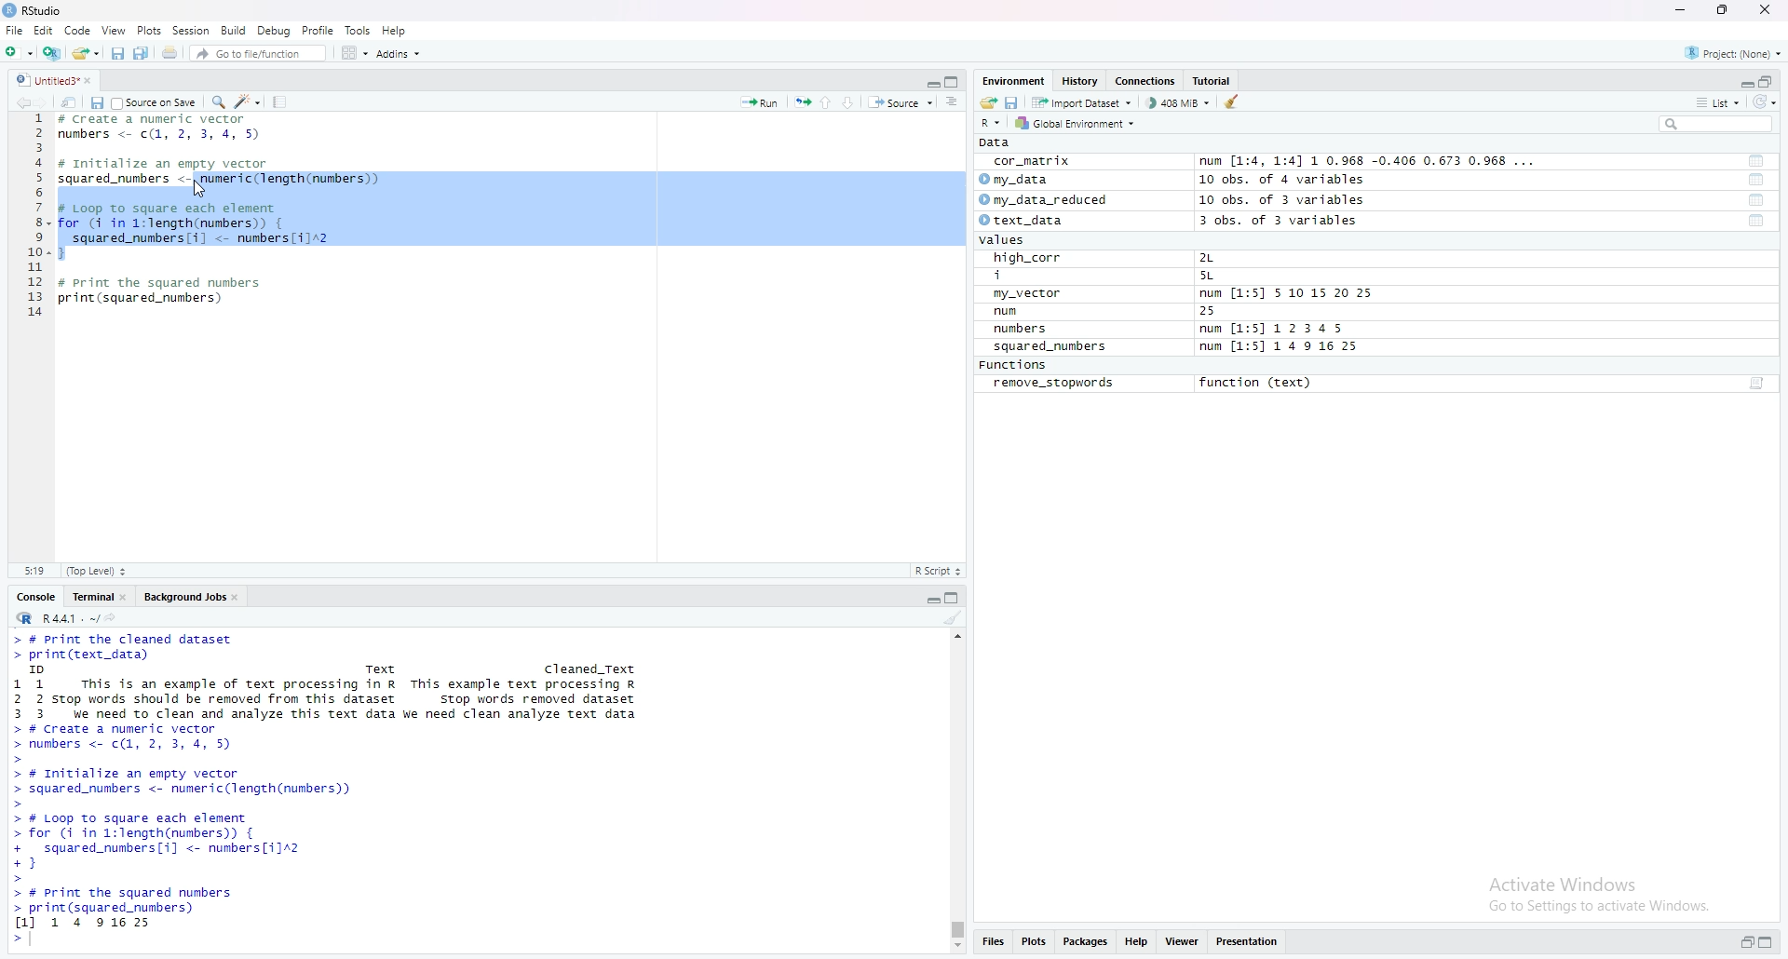  Describe the element at coordinates (849, 101) in the screenshot. I see `down` at that location.